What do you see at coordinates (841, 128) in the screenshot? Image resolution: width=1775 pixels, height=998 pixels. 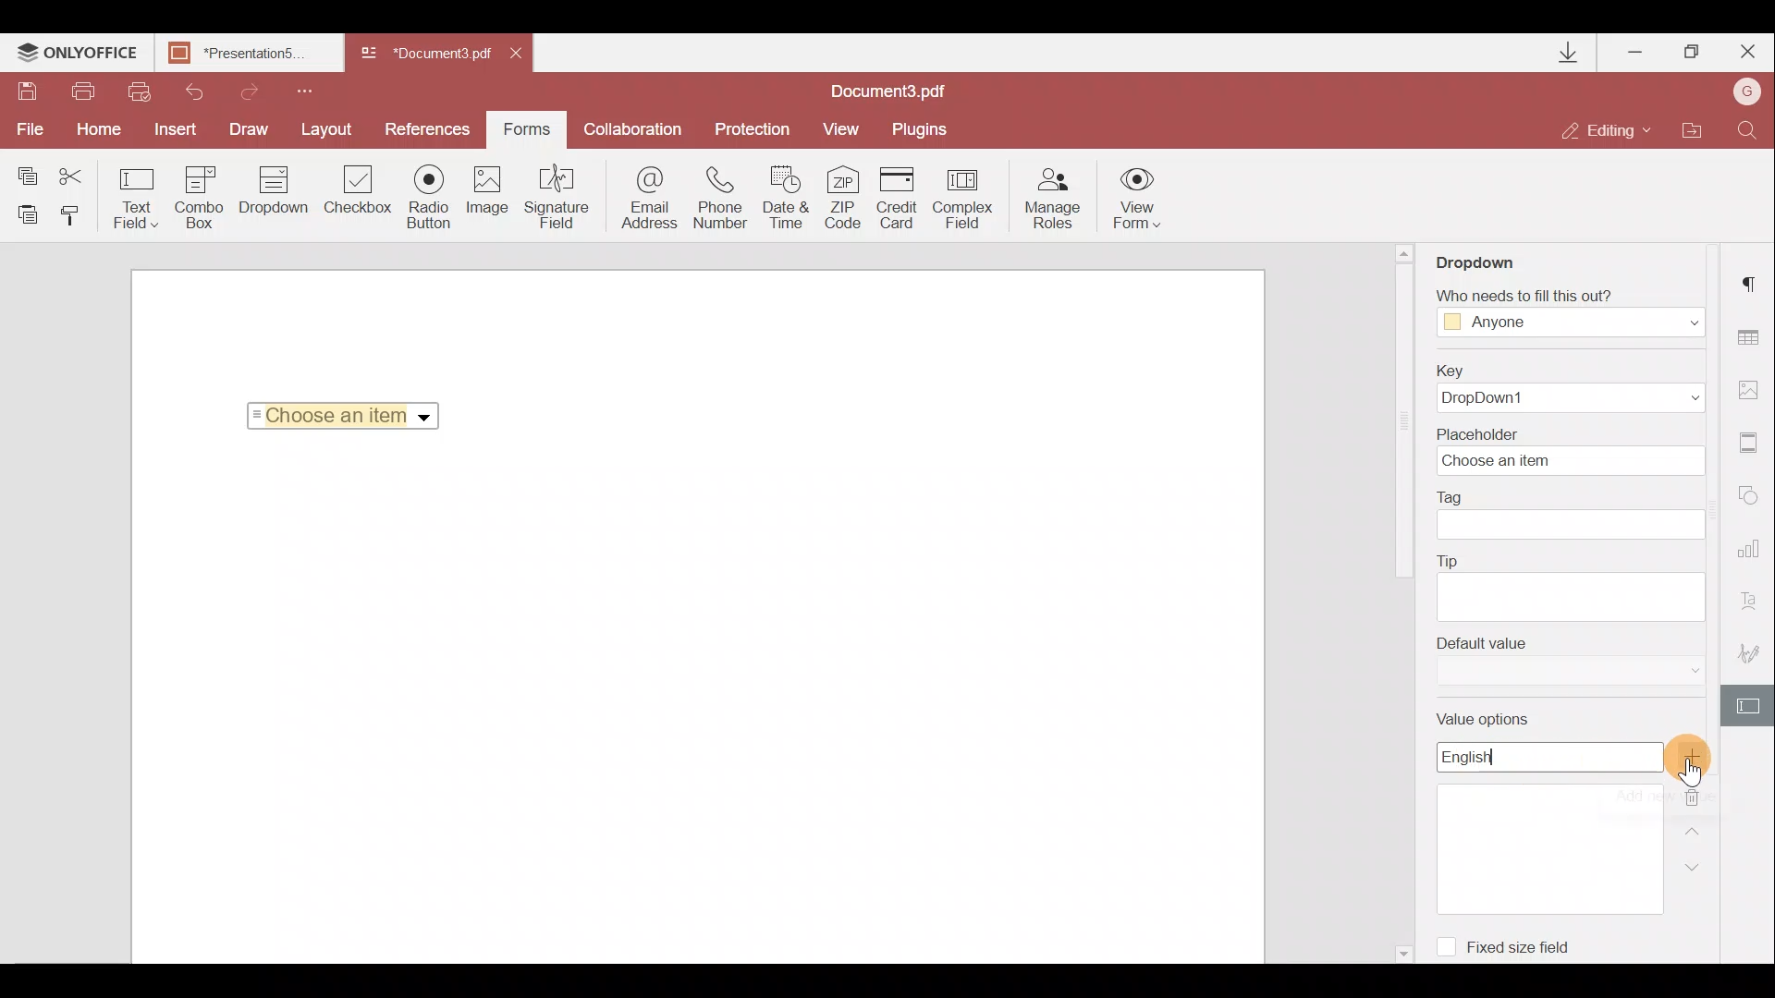 I see `View` at bounding box center [841, 128].